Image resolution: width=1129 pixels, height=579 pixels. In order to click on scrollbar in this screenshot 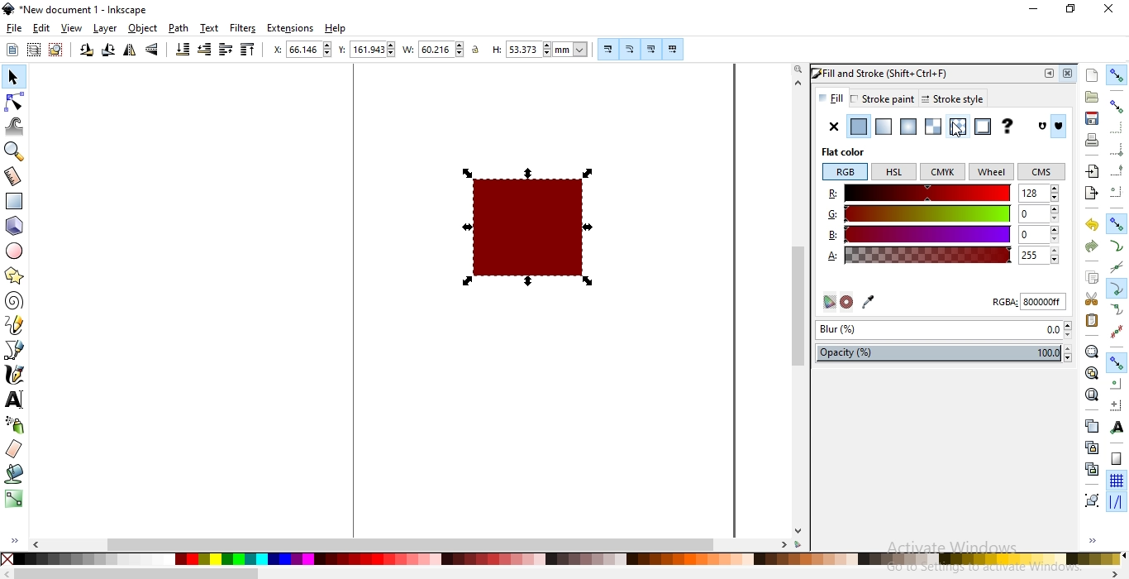, I will do `click(798, 303)`.